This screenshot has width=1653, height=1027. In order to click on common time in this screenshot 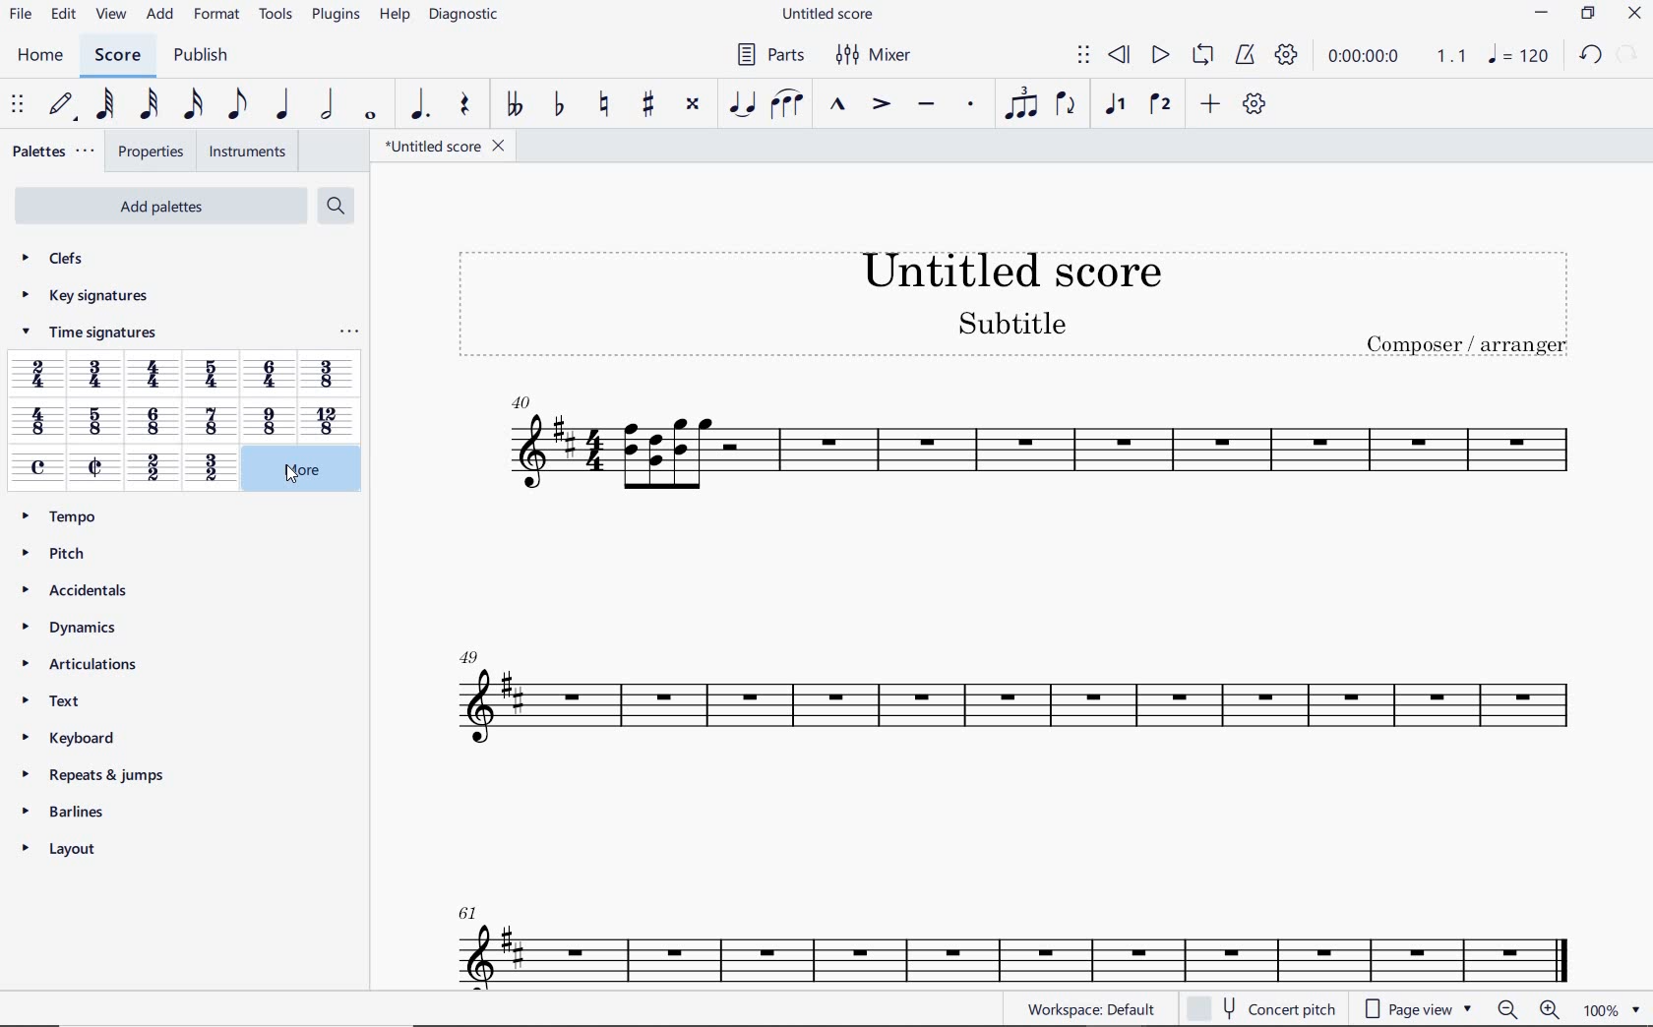, I will do `click(39, 467)`.